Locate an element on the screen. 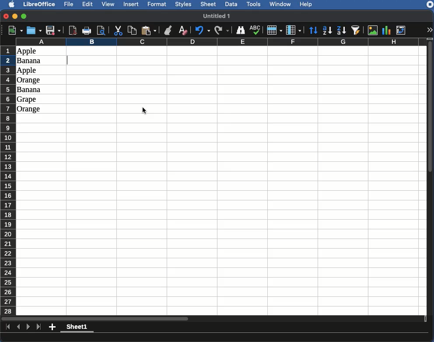 This screenshot has height=342, width=434. Maximize is located at coordinates (24, 16).